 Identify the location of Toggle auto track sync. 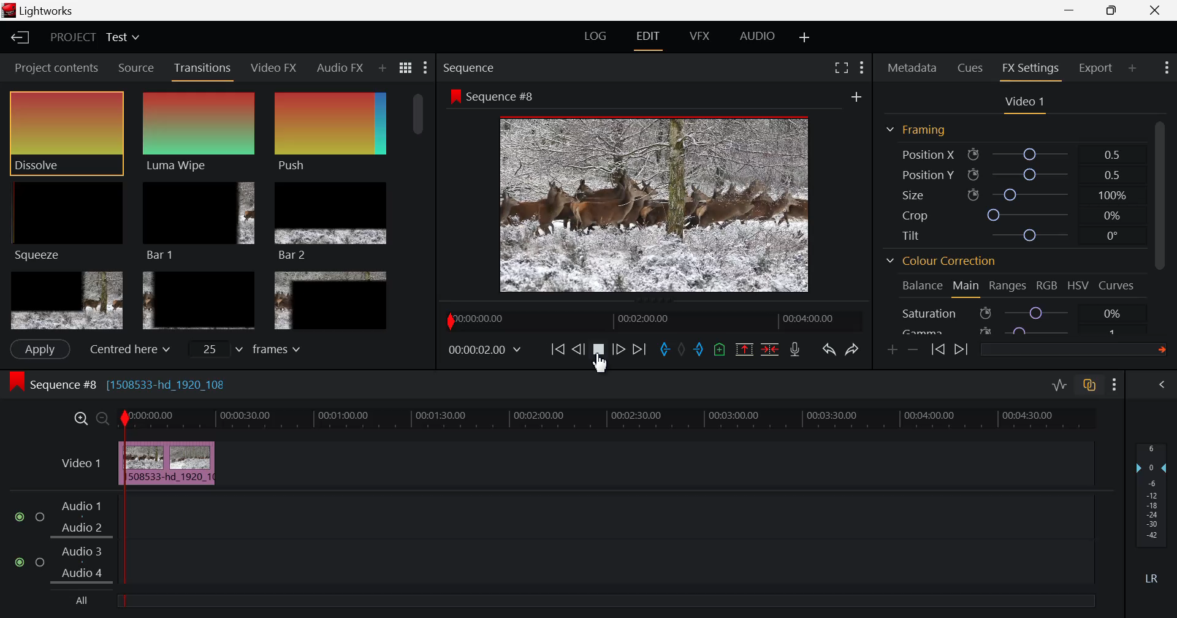
(1090, 385).